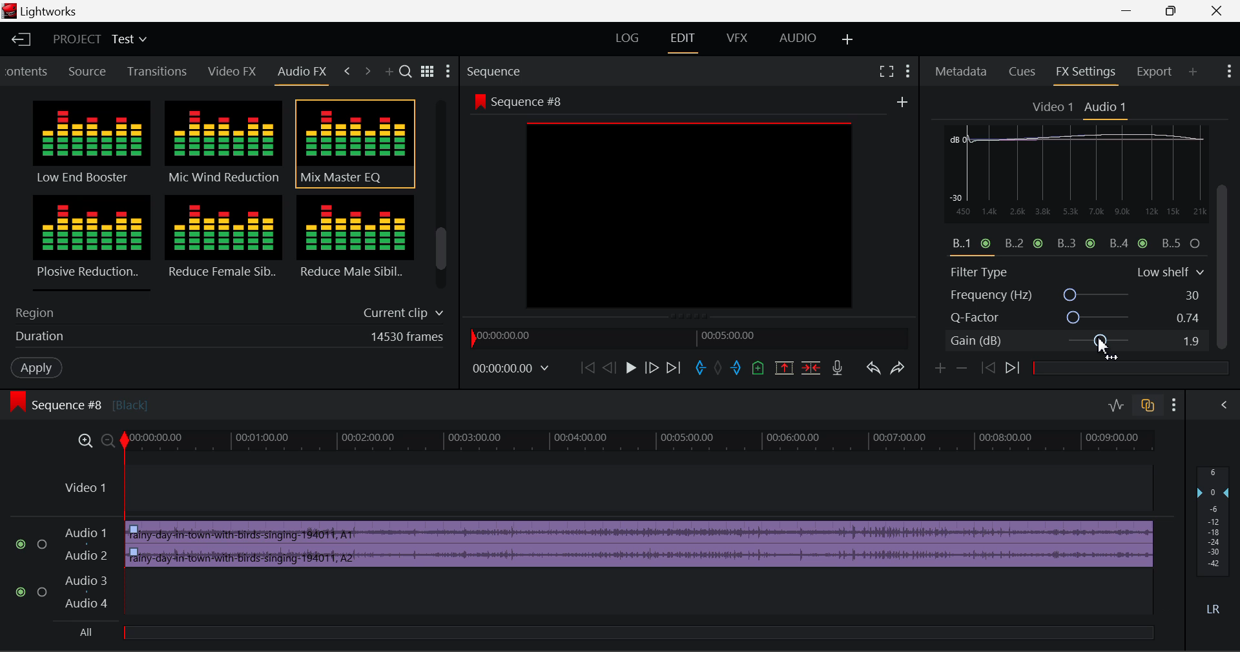 Image resolution: width=1240 pixels, height=652 pixels. Describe the element at coordinates (642, 442) in the screenshot. I see `Project Timeline` at that location.